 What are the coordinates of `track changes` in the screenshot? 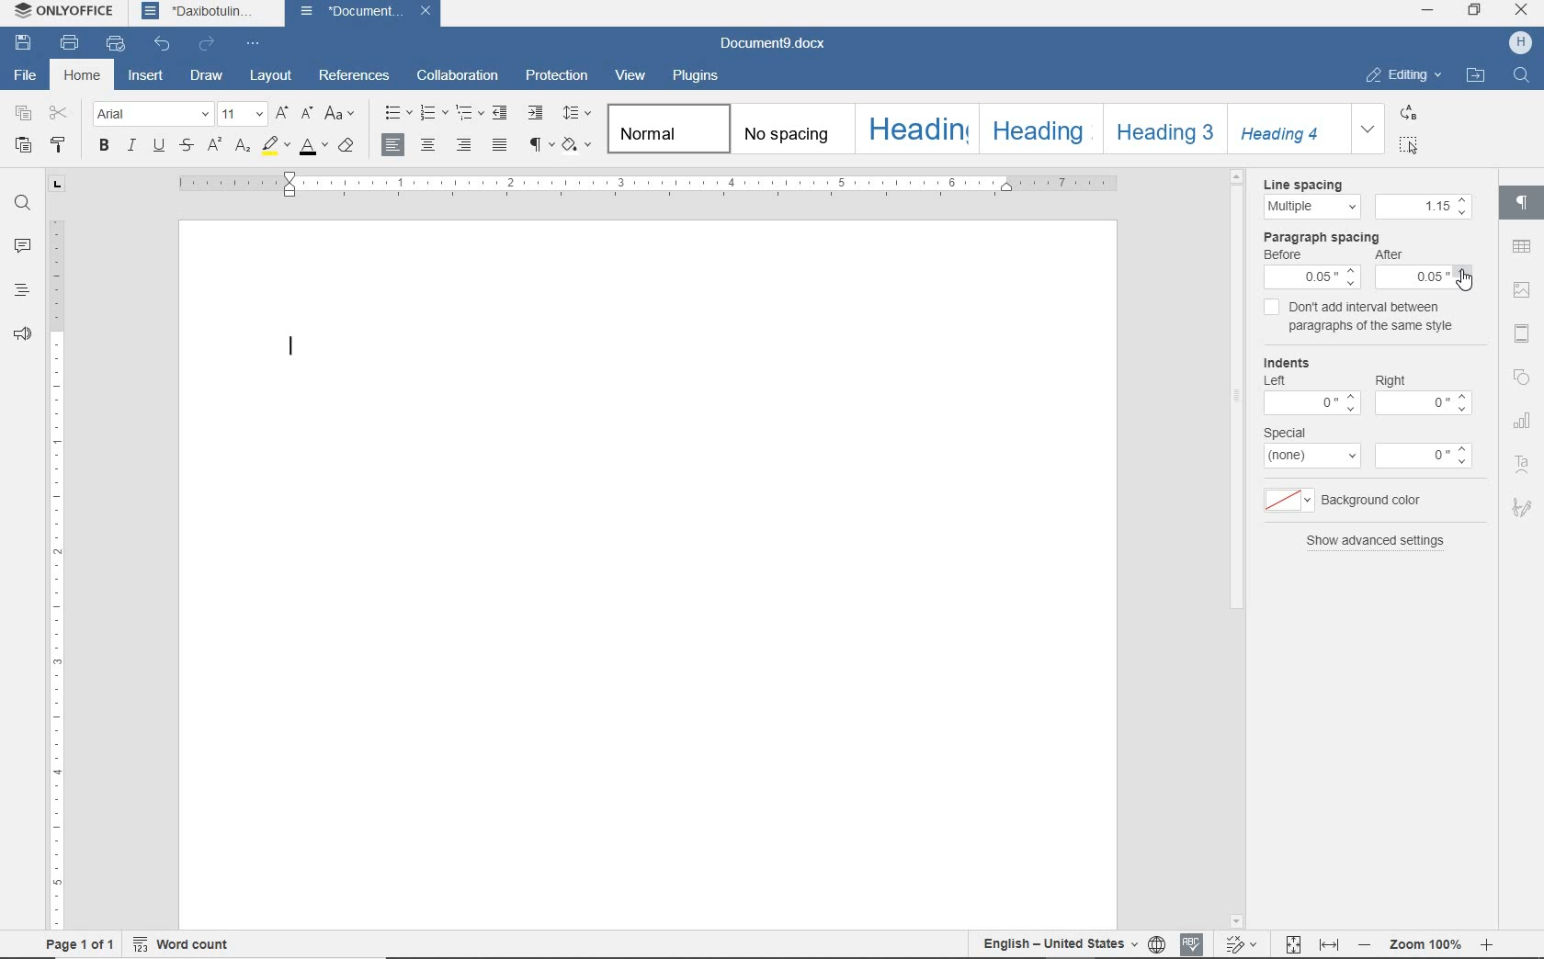 It's located at (1240, 943).